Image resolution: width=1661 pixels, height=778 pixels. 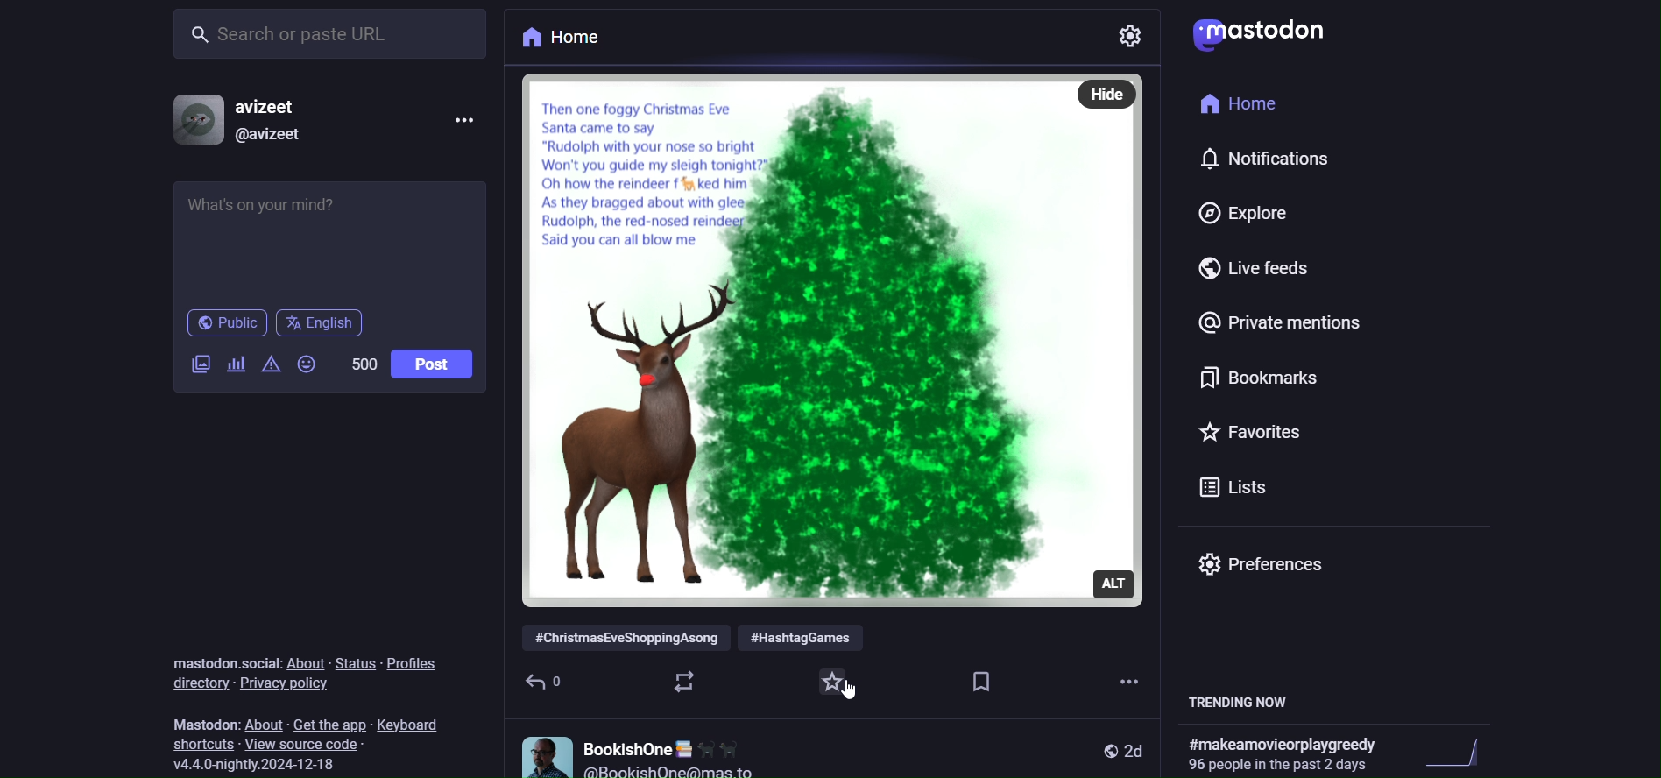 What do you see at coordinates (1262, 159) in the screenshot?
I see `notification` at bounding box center [1262, 159].